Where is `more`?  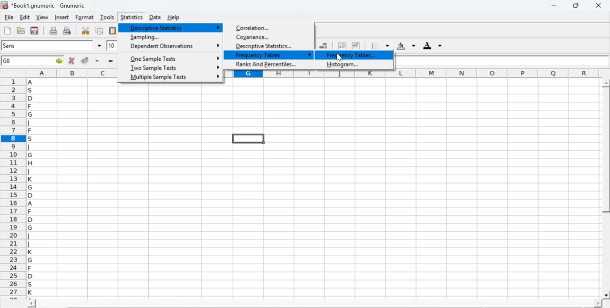
more is located at coordinates (218, 28).